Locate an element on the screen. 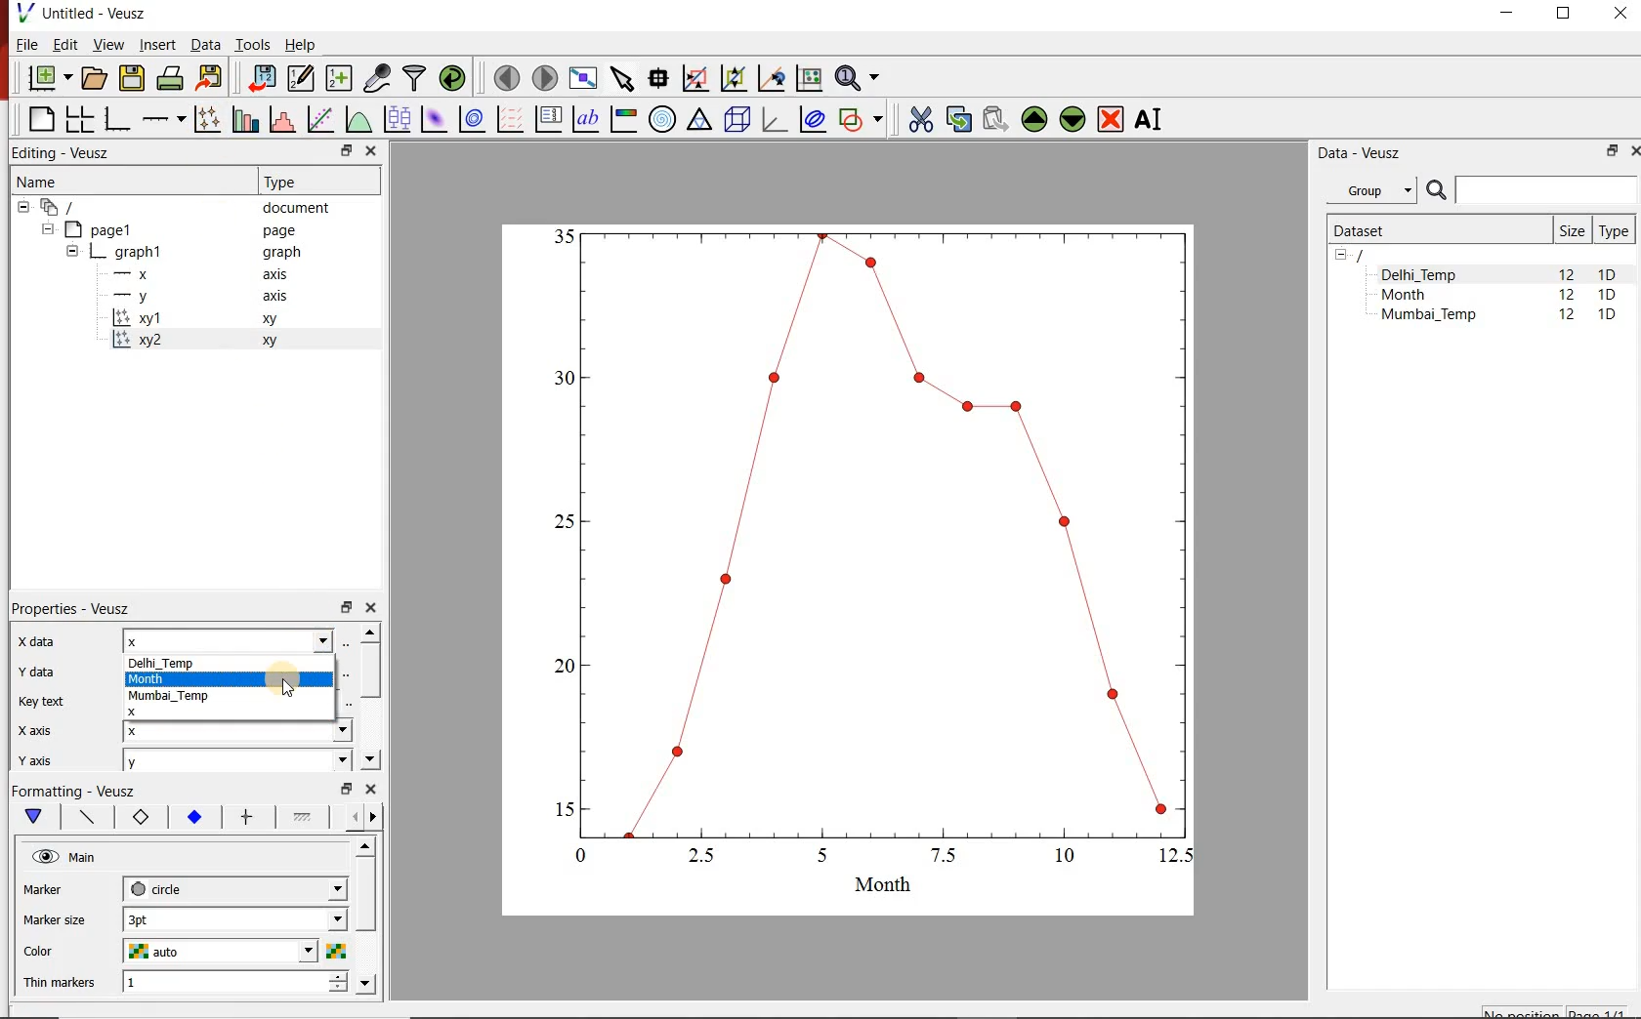  CLOSE is located at coordinates (1633, 151).